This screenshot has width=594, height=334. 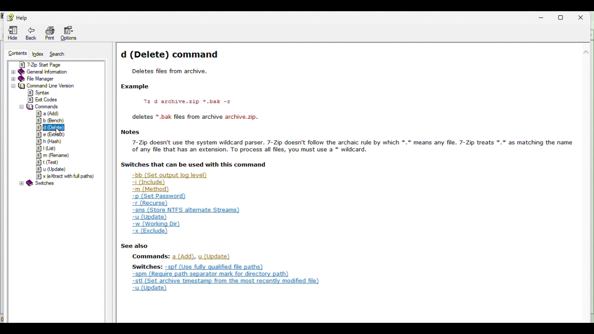 I want to click on Switches:, so click(x=142, y=267).